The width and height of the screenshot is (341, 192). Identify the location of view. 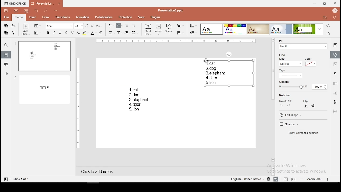
(141, 17).